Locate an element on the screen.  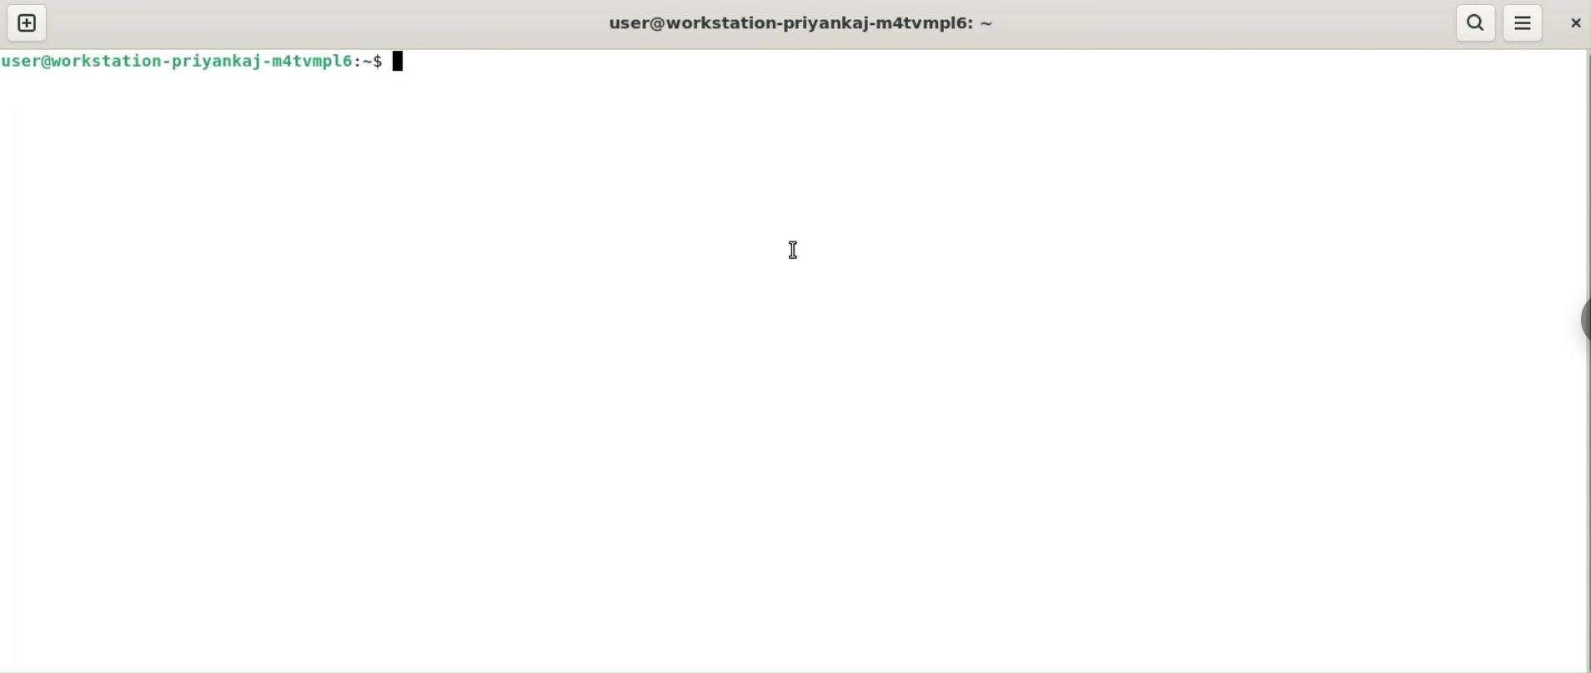
command input is located at coordinates (994, 62).